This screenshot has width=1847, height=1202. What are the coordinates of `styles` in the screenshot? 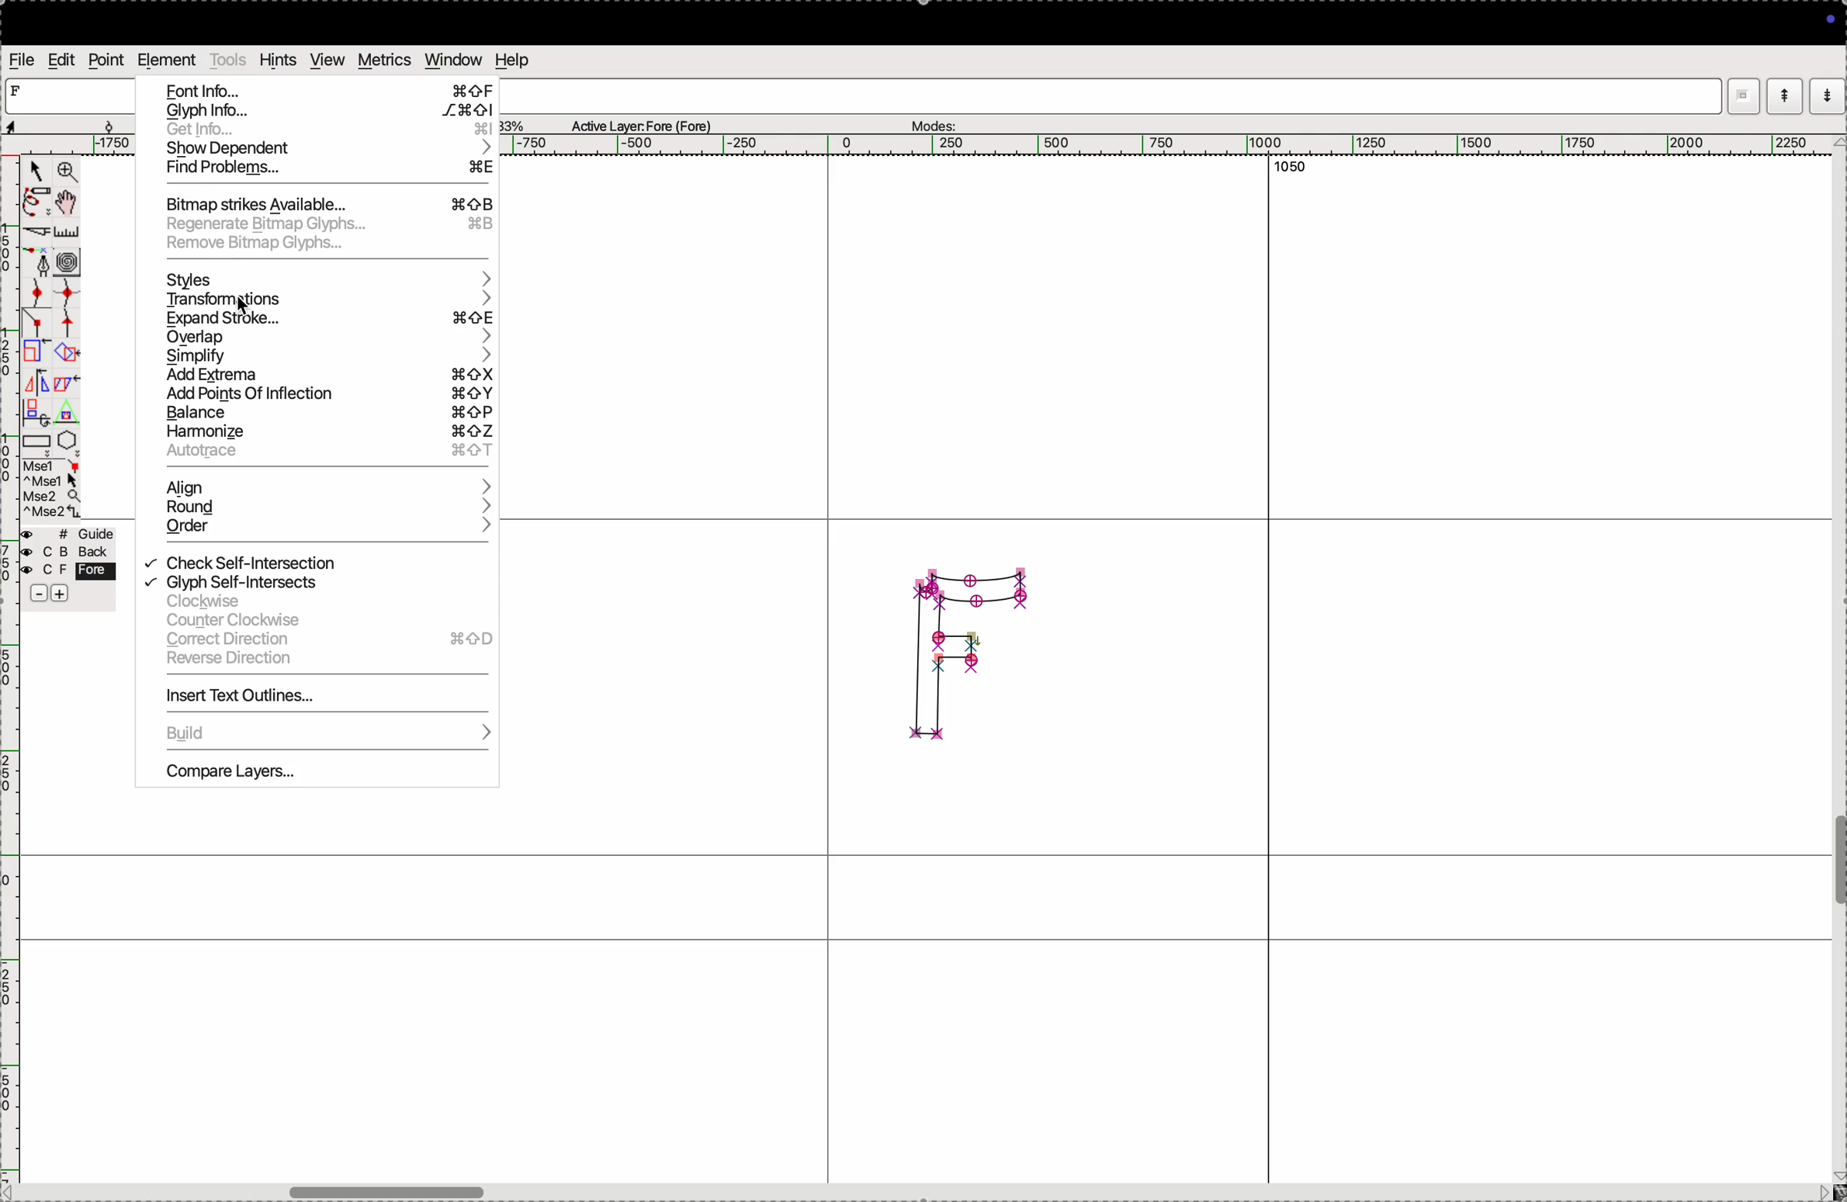 It's located at (331, 277).